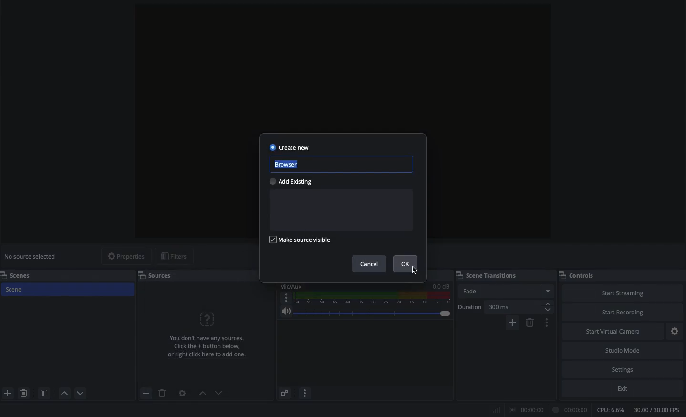 The height and width of the screenshot is (417, 686). I want to click on Recording, so click(569, 410).